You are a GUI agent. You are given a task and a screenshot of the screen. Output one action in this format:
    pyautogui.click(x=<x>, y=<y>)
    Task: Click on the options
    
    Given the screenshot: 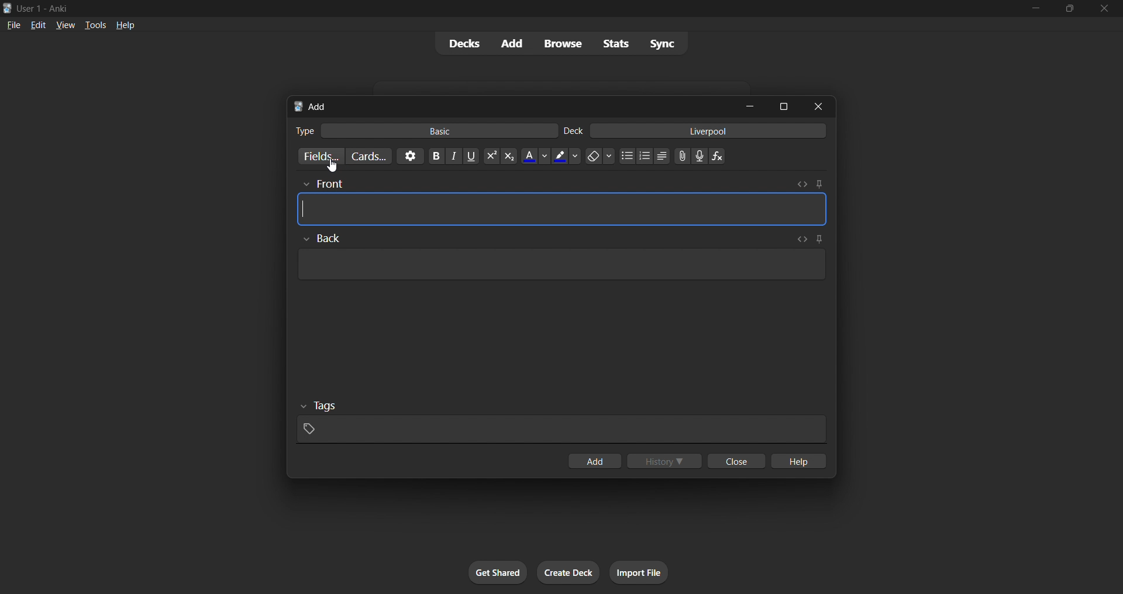 What is the action you would take?
    pyautogui.click(x=410, y=156)
    